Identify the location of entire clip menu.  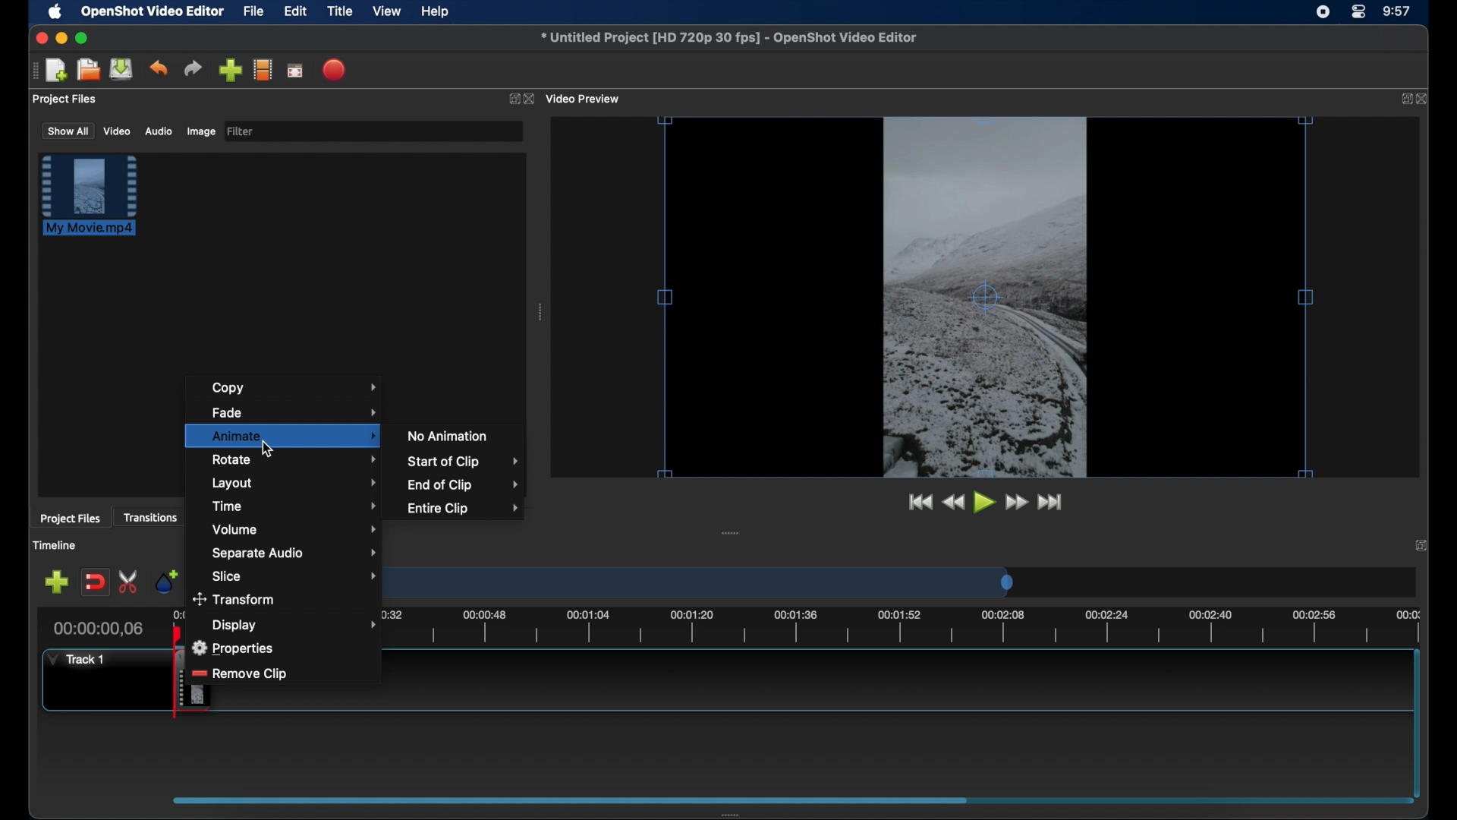
(463, 508).